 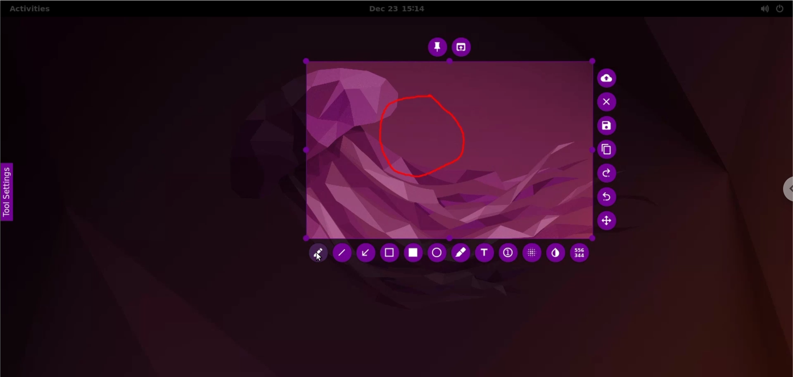 What do you see at coordinates (461, 253) in the screenshot?
I see `marker tool` at bounding box center [461, 253].